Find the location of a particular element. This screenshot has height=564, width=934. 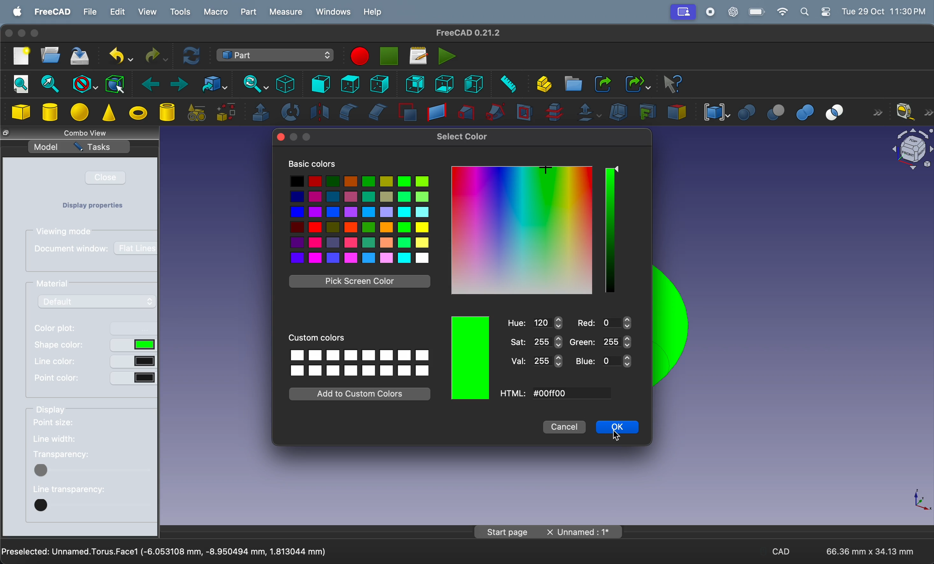

66.36 mm * 34.13 mm is located at coordinates (871, 551).